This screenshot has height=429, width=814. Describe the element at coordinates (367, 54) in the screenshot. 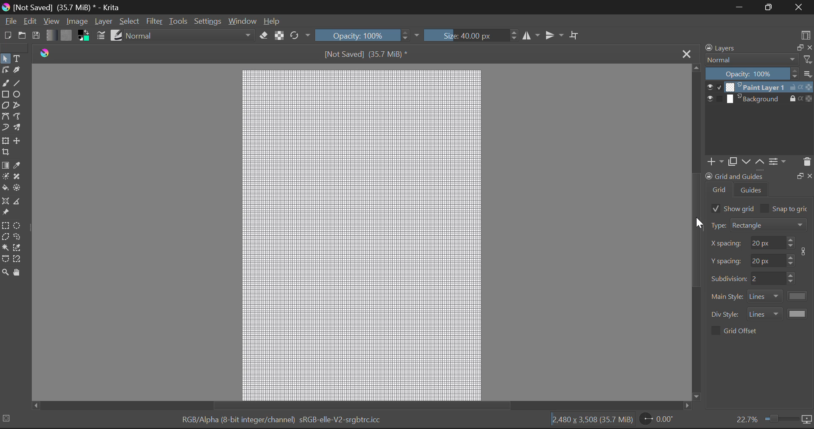

I see `[Not Saved] (35.7 MiB) *` at that location.